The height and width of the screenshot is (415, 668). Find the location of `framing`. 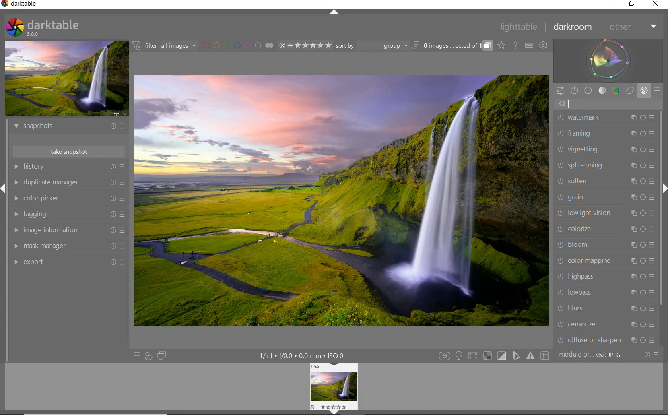

framing is located at coordinates (606, 134).